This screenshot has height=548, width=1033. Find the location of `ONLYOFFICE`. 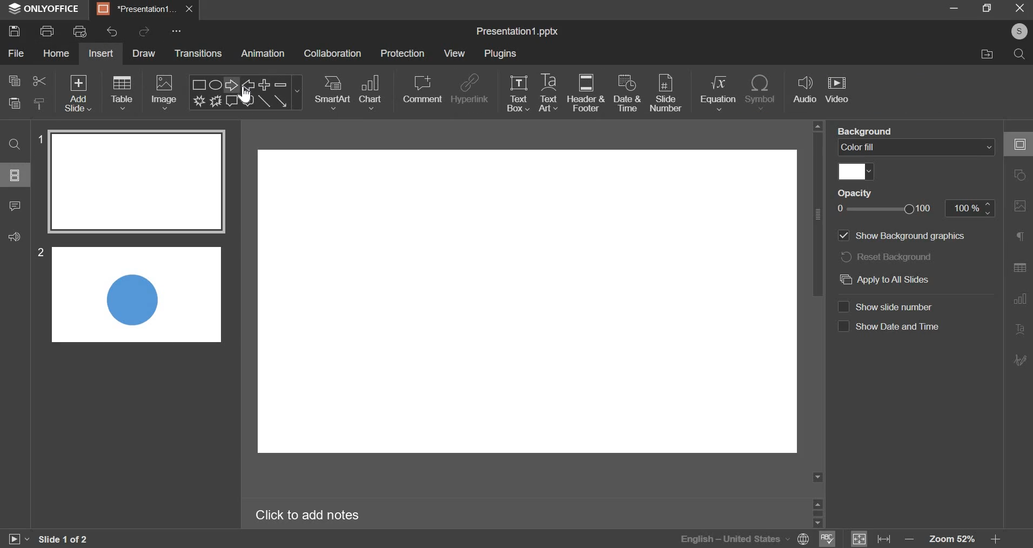

ONLYOFFICE is located at coordinates (43, 10).